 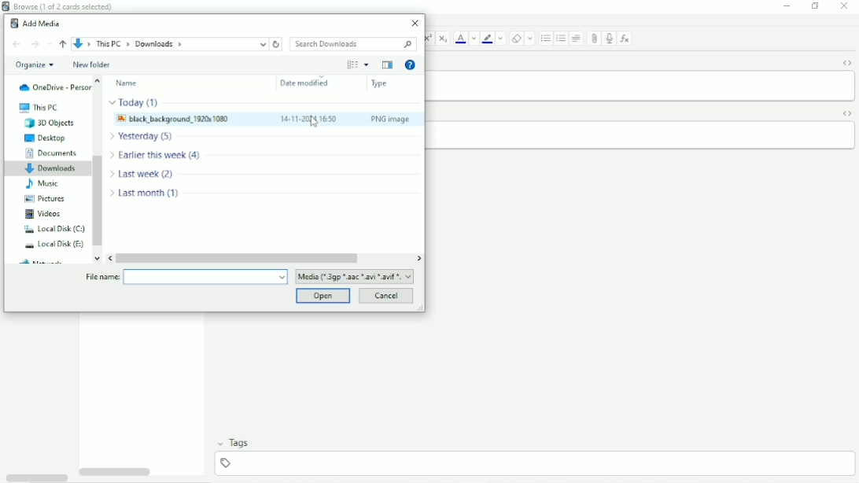 What do you see at coordinates (239, 442) in the screenshot?
I see `Tags` at bounding box center [239, 442].